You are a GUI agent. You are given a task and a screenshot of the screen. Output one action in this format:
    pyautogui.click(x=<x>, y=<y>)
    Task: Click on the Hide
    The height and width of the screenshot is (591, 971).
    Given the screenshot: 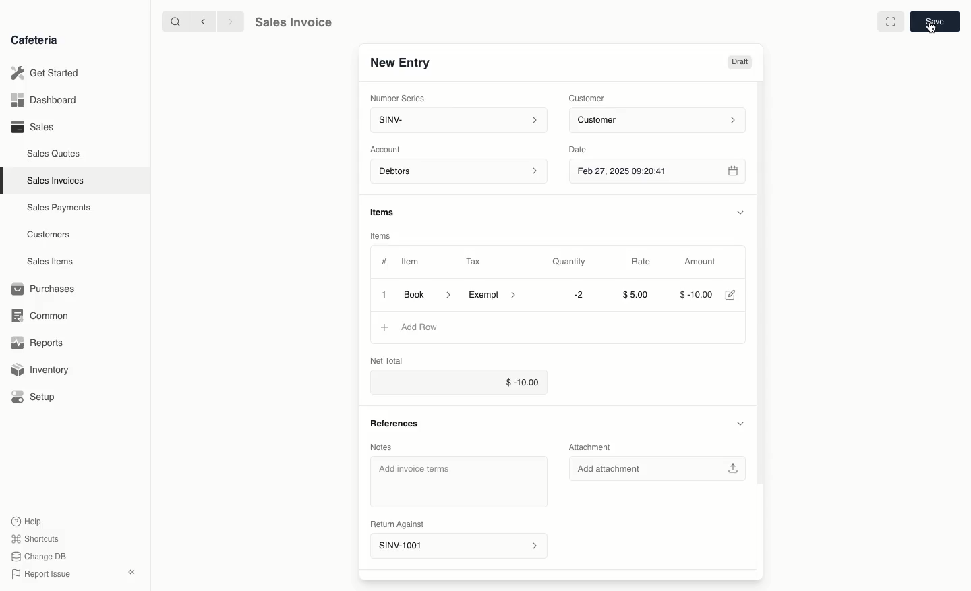 What is the action you would take?
    pyautogui.click(x=746, y=210)
    